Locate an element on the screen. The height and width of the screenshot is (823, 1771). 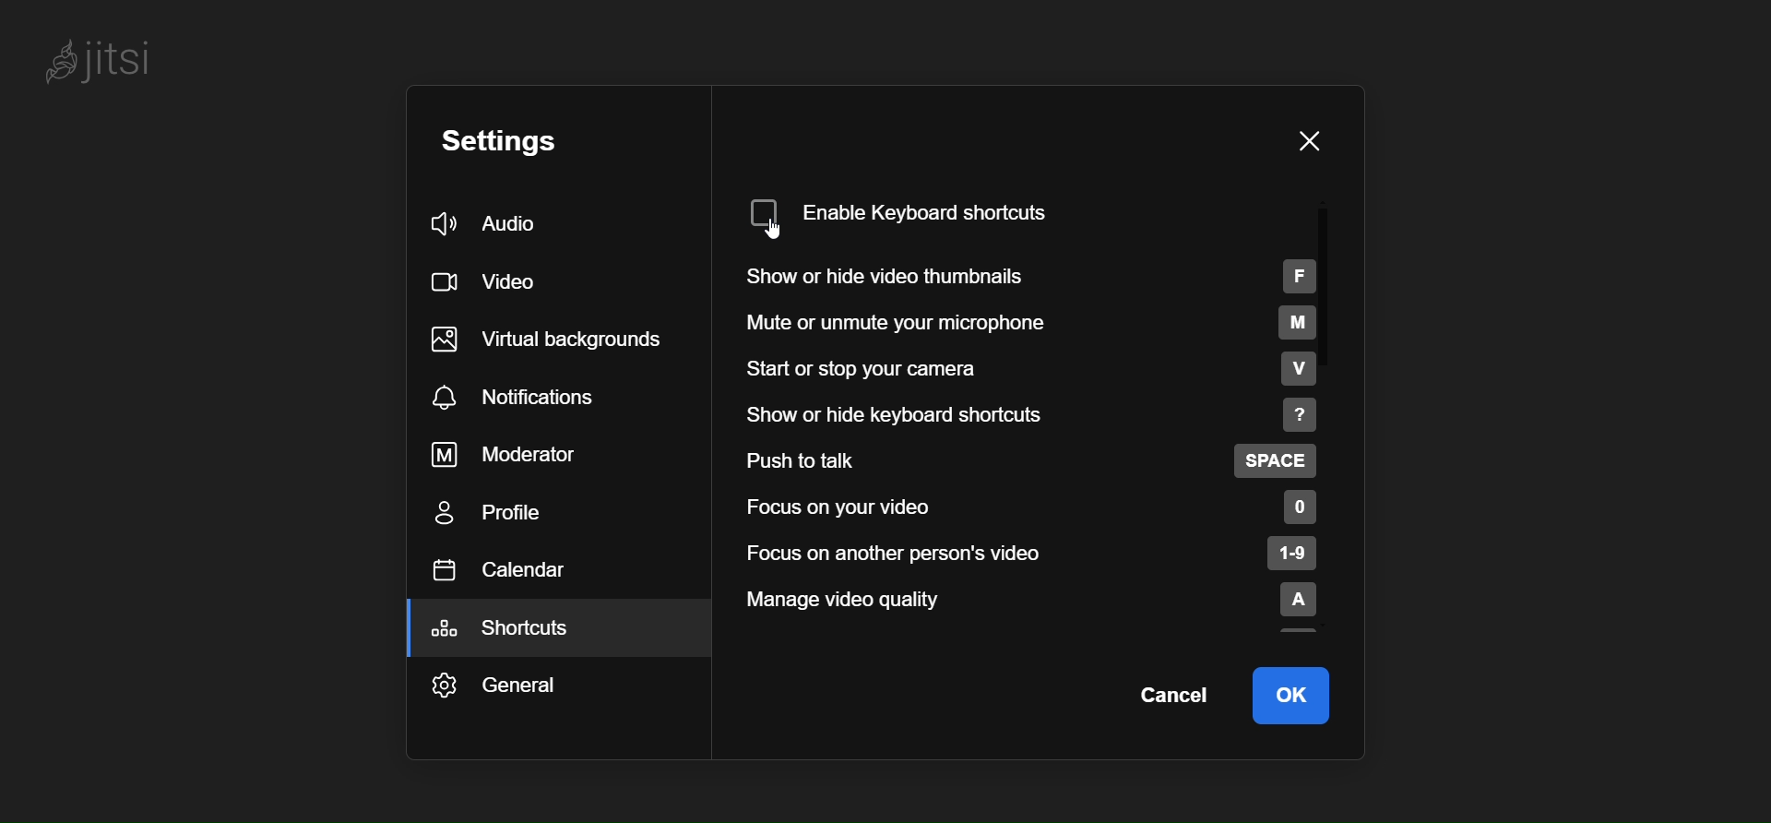
manage video quality is located at coordinates (1040, 602).